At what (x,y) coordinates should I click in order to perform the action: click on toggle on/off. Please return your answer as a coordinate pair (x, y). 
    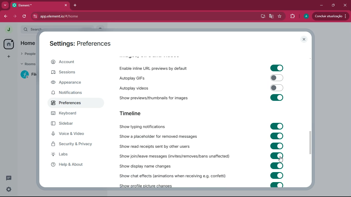
    Looking at the image, I should click on (277, 146).